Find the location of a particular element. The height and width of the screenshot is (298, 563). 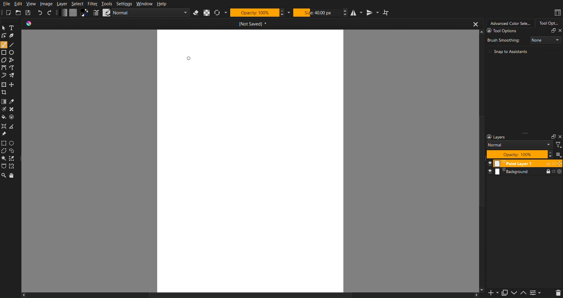

Refresh is located at coordinates (217, 13).